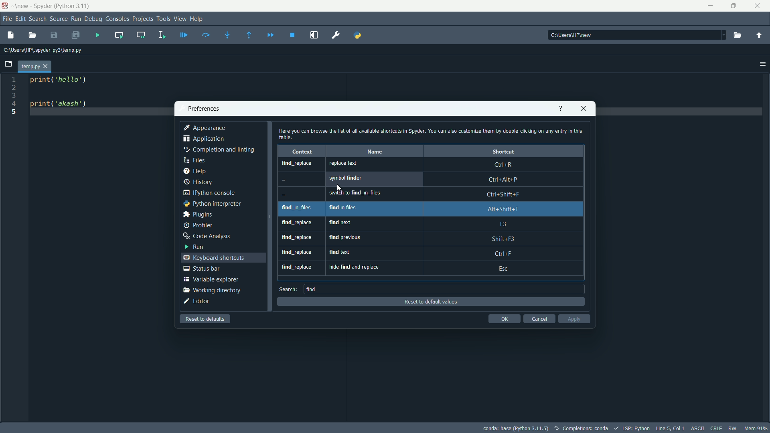 The height and width of the screenshot is (433, 770). Describe the element at coordinates (733, 6) in the screenshot. I see `maximize` at that location.